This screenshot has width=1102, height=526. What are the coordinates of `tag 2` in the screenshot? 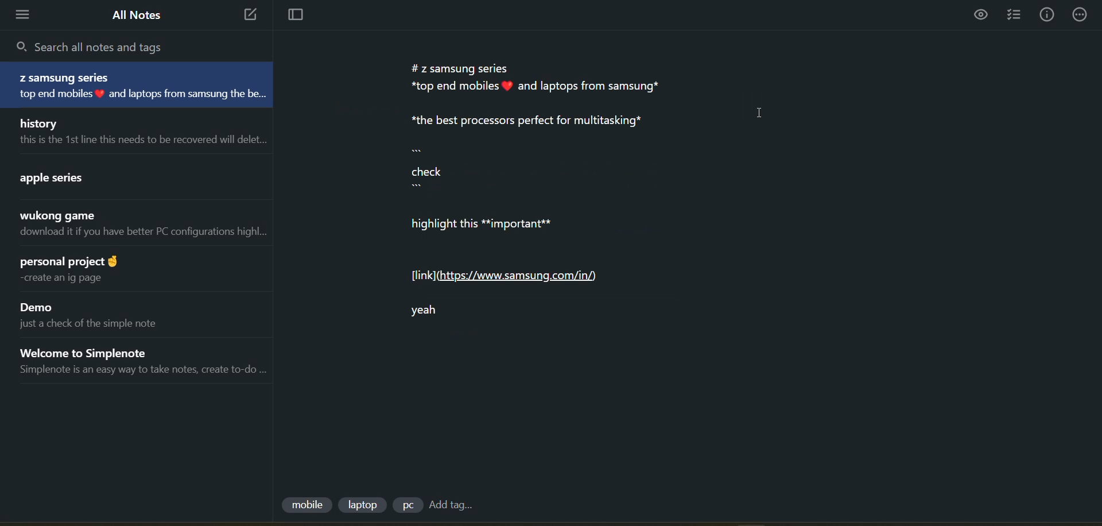 It's located at (365, 505).